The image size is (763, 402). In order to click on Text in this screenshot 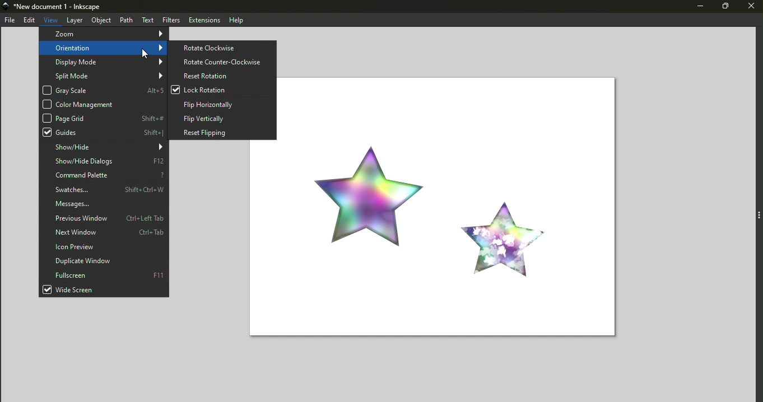, I will do `click(148, 20)`.